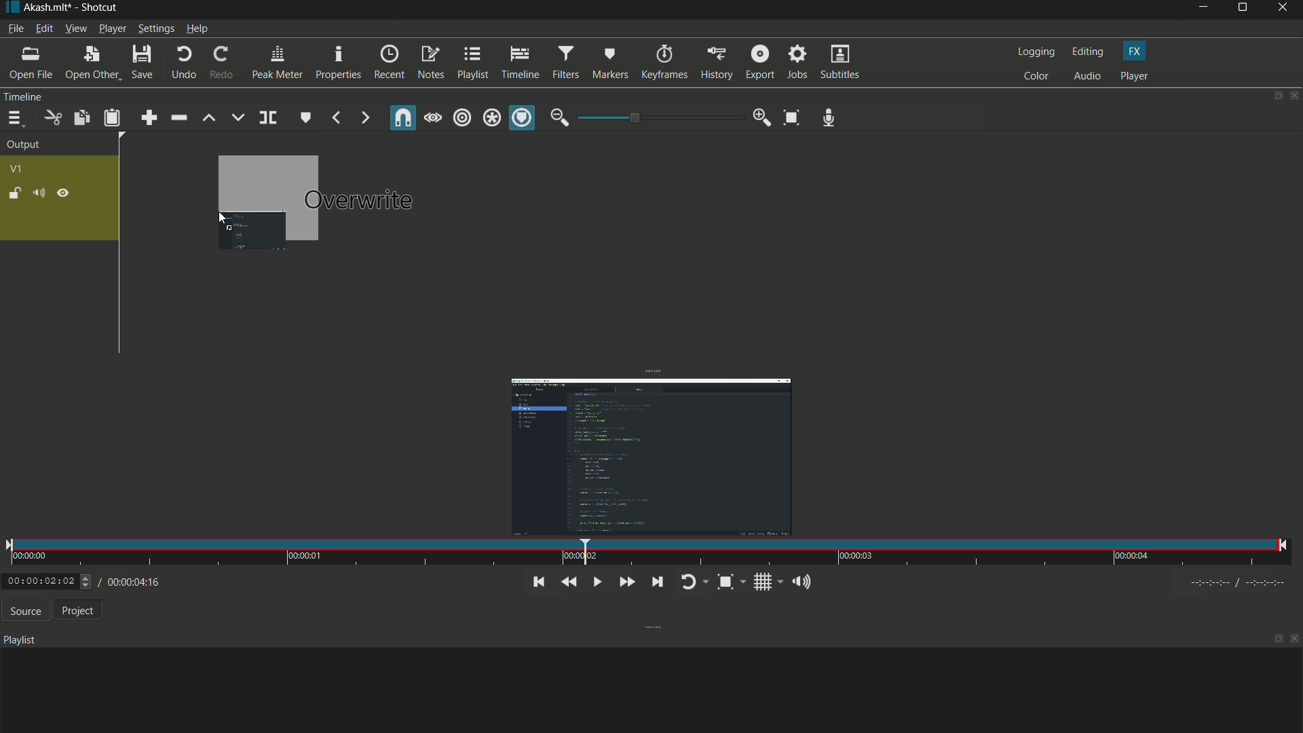 The width and height of the screenshot is (1303, 733). Describe the element at coordinates (198, 29) in the screenshot. I see `help menu` at that location.